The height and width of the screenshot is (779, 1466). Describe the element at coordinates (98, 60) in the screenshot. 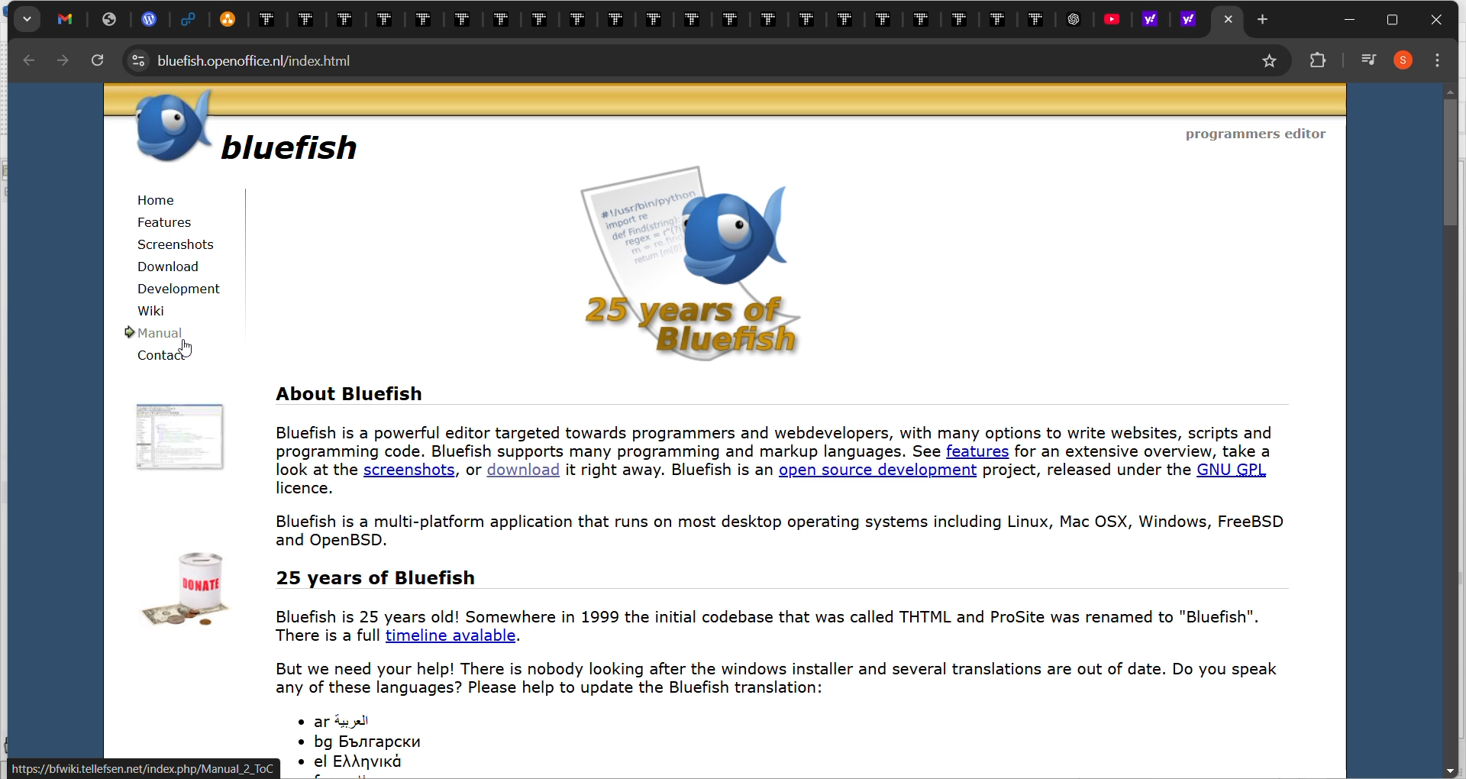

I see `Refresh` at that location.